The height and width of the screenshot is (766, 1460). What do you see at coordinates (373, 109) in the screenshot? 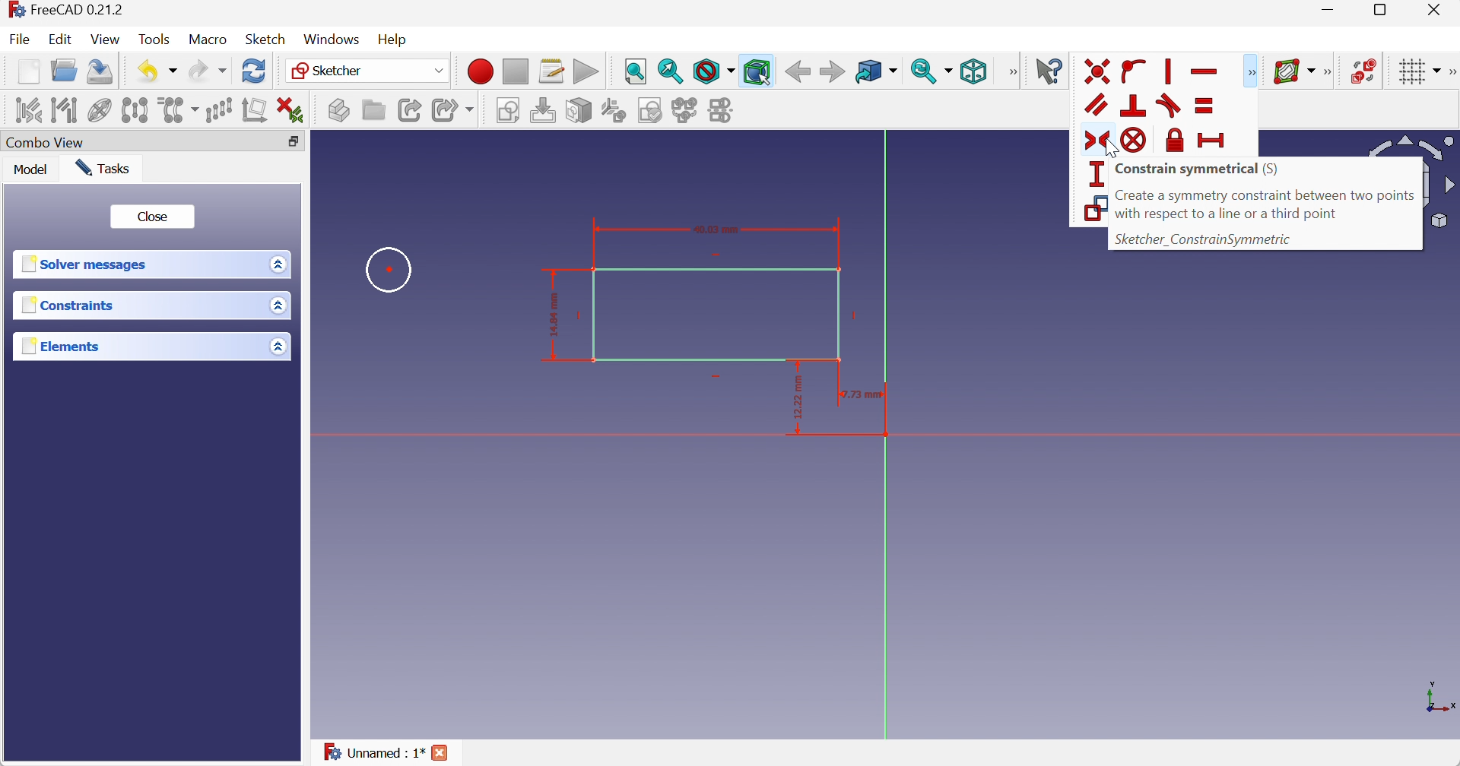
I see `Create group` at bounding box center [373, 109].